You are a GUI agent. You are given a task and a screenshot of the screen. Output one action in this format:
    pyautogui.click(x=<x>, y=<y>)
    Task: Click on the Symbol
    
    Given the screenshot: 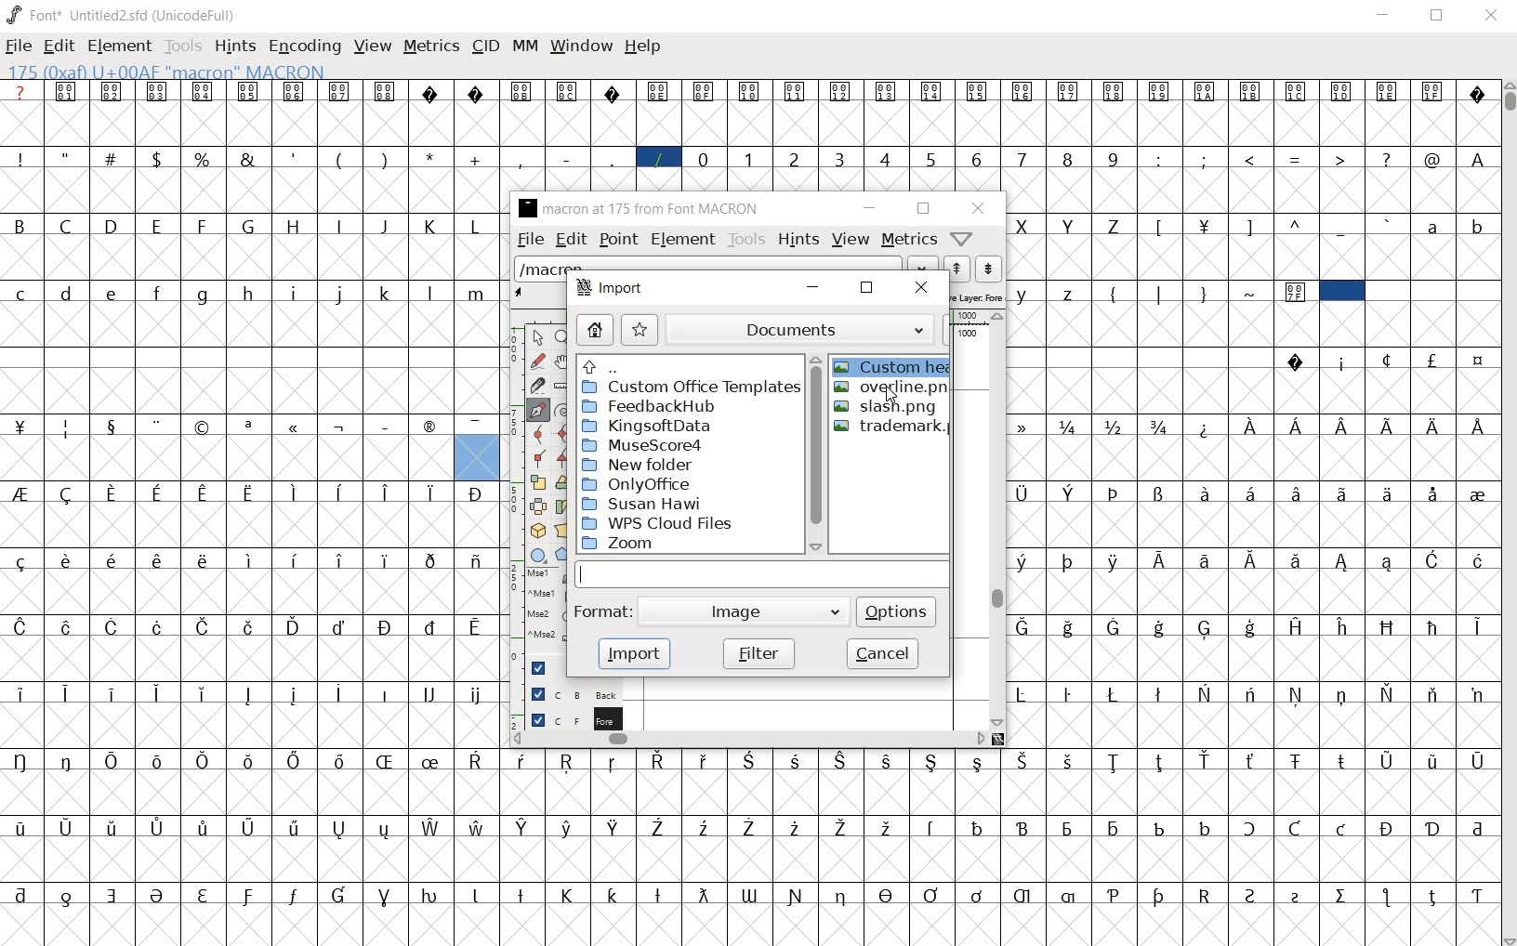 What is the action you would take?
    pyautogui.click(x=888, y=91)
    